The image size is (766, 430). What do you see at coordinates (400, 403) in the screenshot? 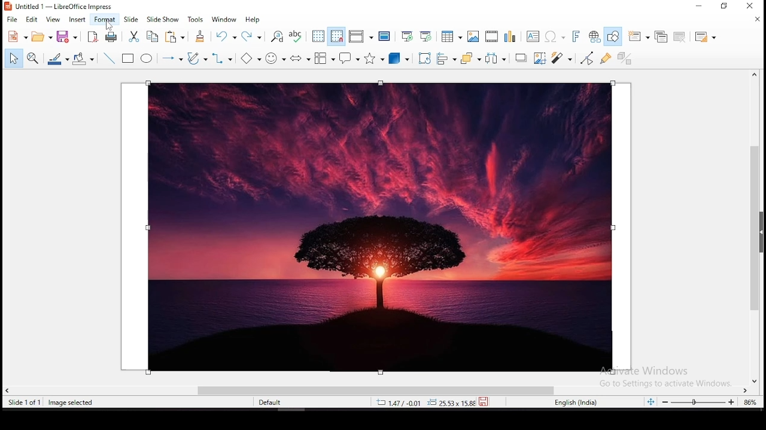
I see `12.40/4.25` at bounding box center [400, 403].